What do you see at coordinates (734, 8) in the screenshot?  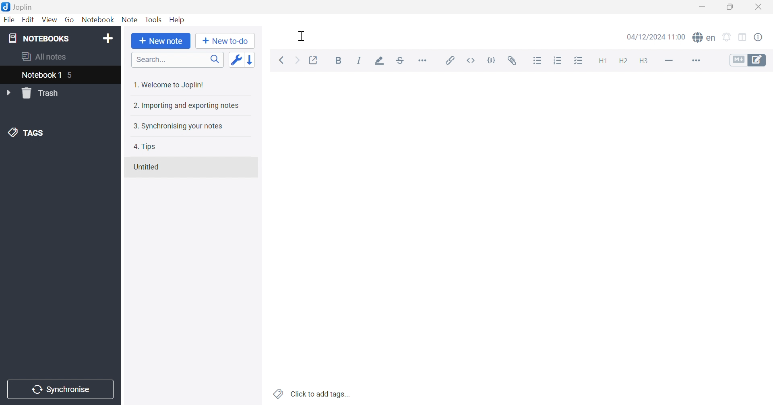 I see `Restore Down` at bounding box center [734, 8].